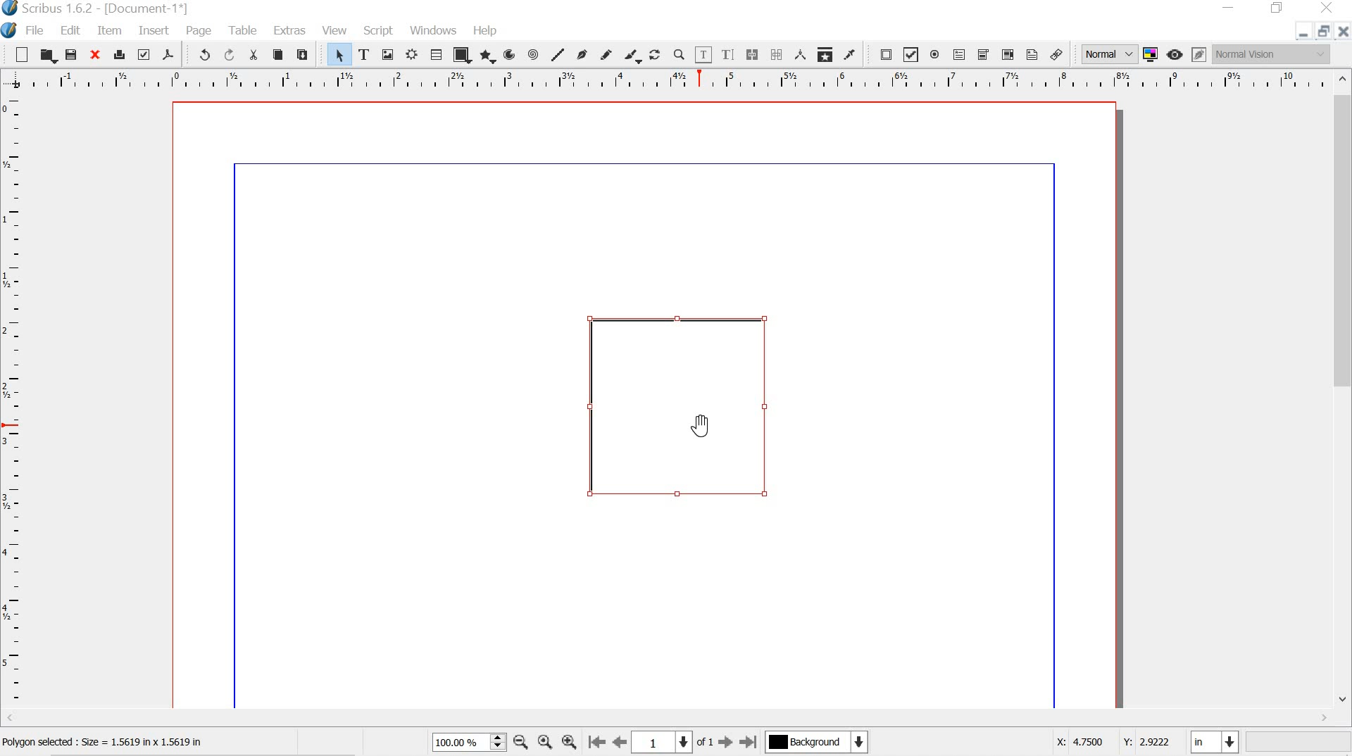  Describe the element at coordinates (120, 54) in the screenshot. I see `print` at that location.